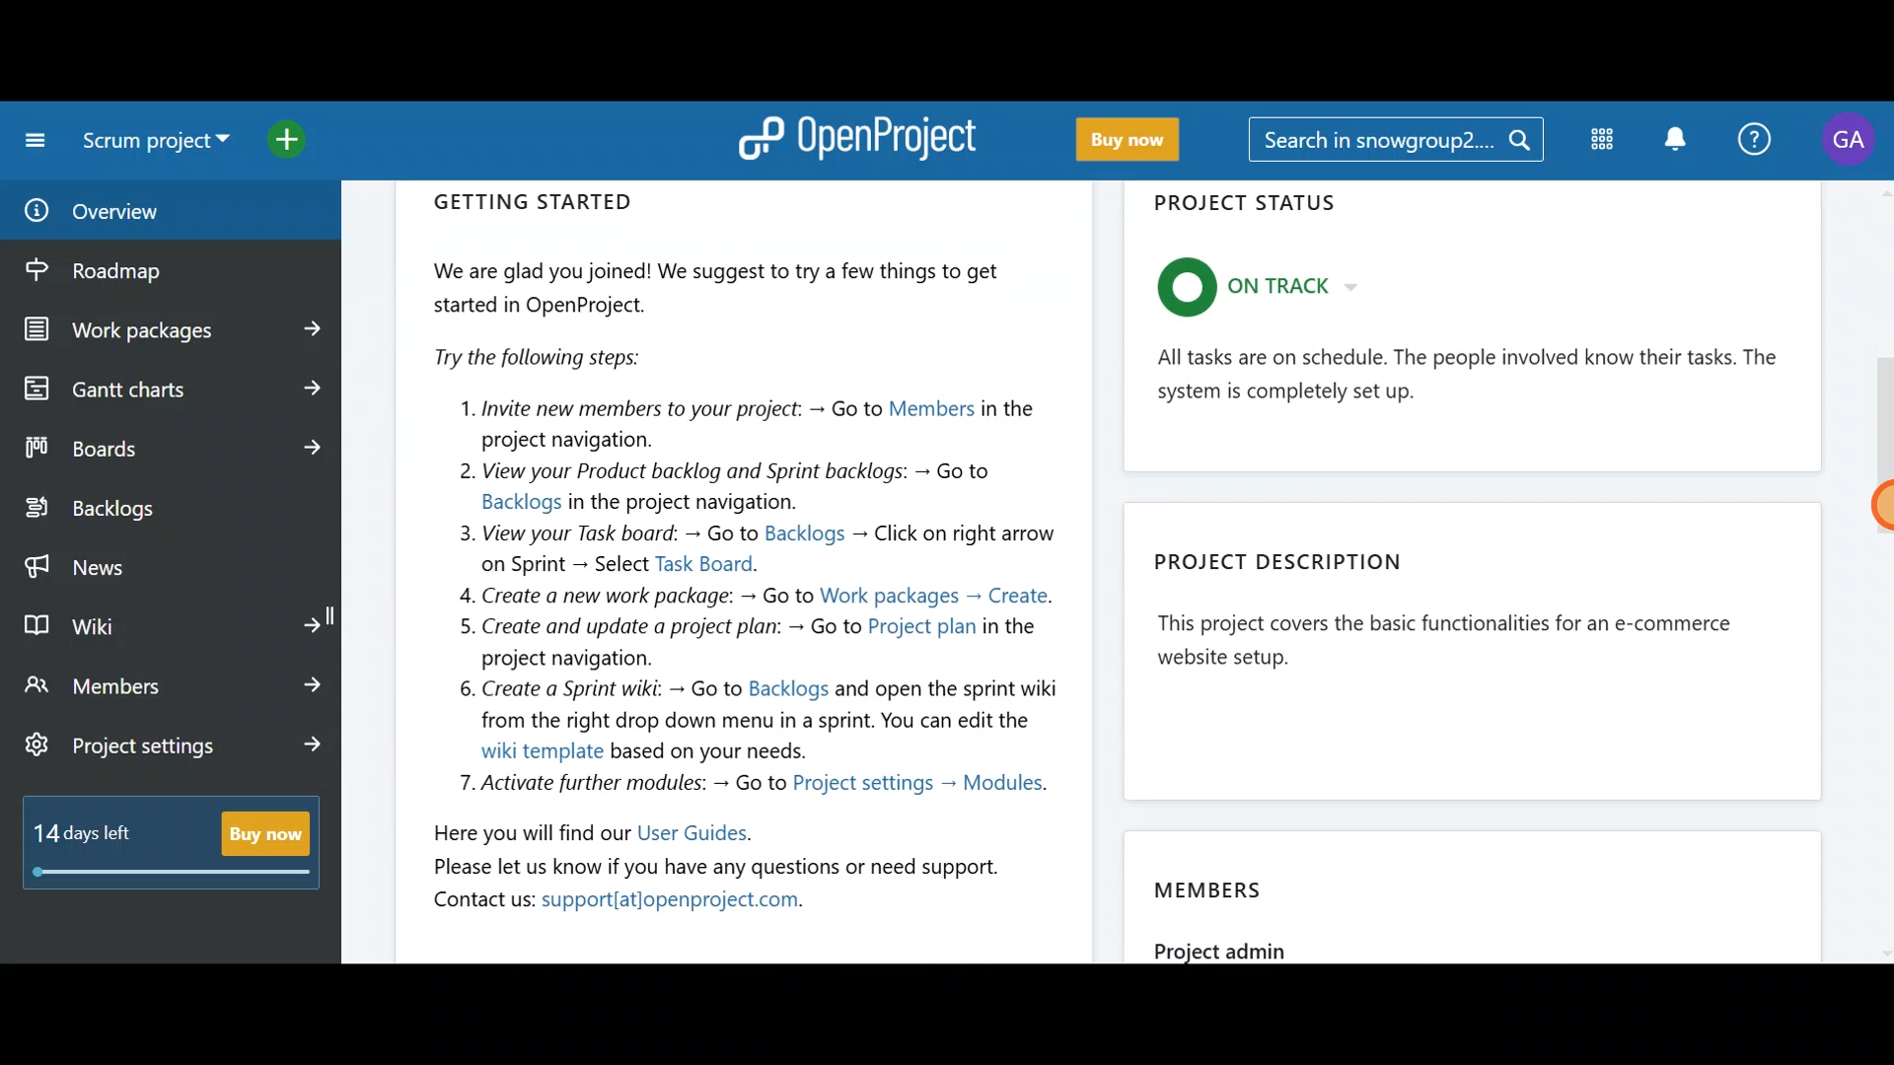 This screenshot has height=1065, width=1894. I want to click on Gantt charts, so click(168, 387).